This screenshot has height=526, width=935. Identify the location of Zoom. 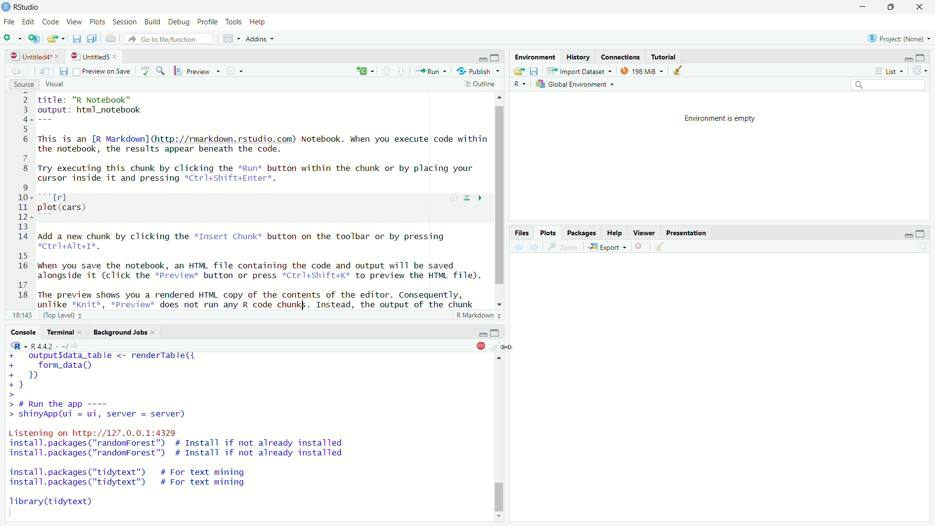
(563, 247).